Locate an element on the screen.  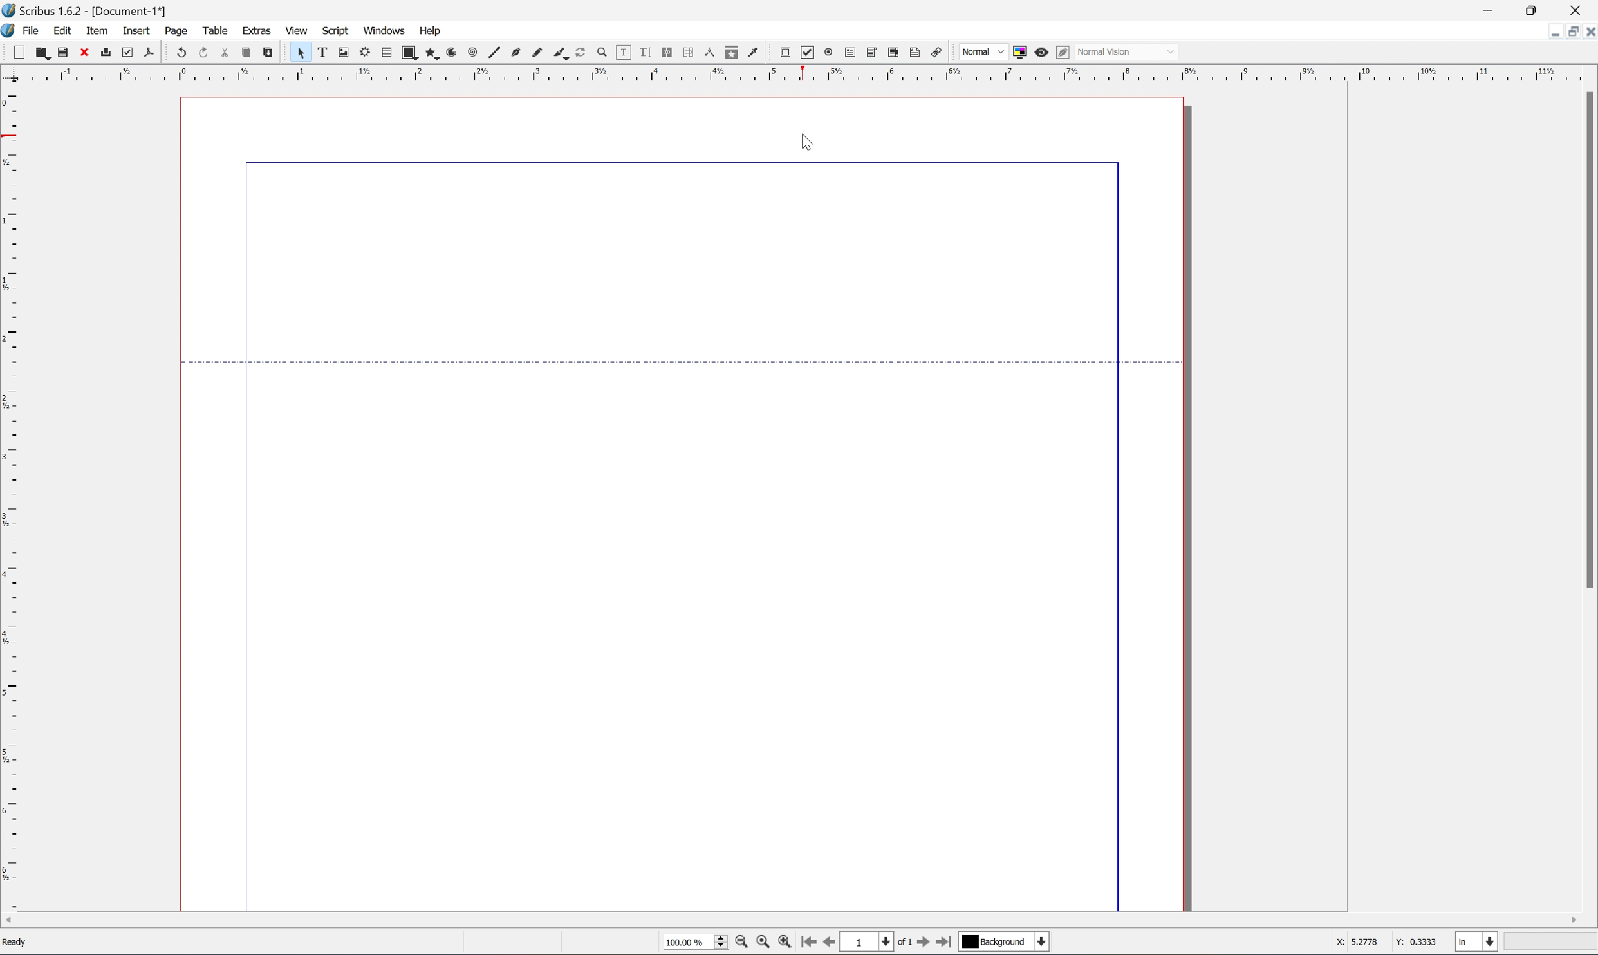
open is located at coordinates (42, 52).